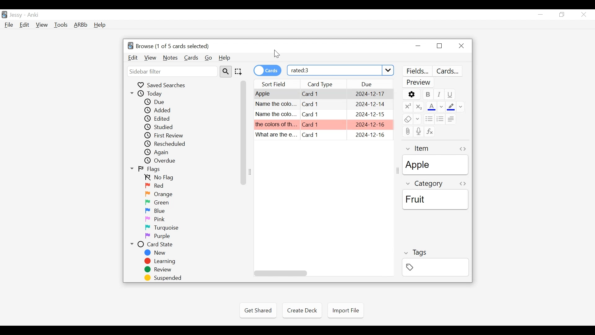 This screenshot has height=335, width=595. What do you see at coordinates (439, 95) in the screenshot?
I see `Italics` at bounding box center [439, 95].